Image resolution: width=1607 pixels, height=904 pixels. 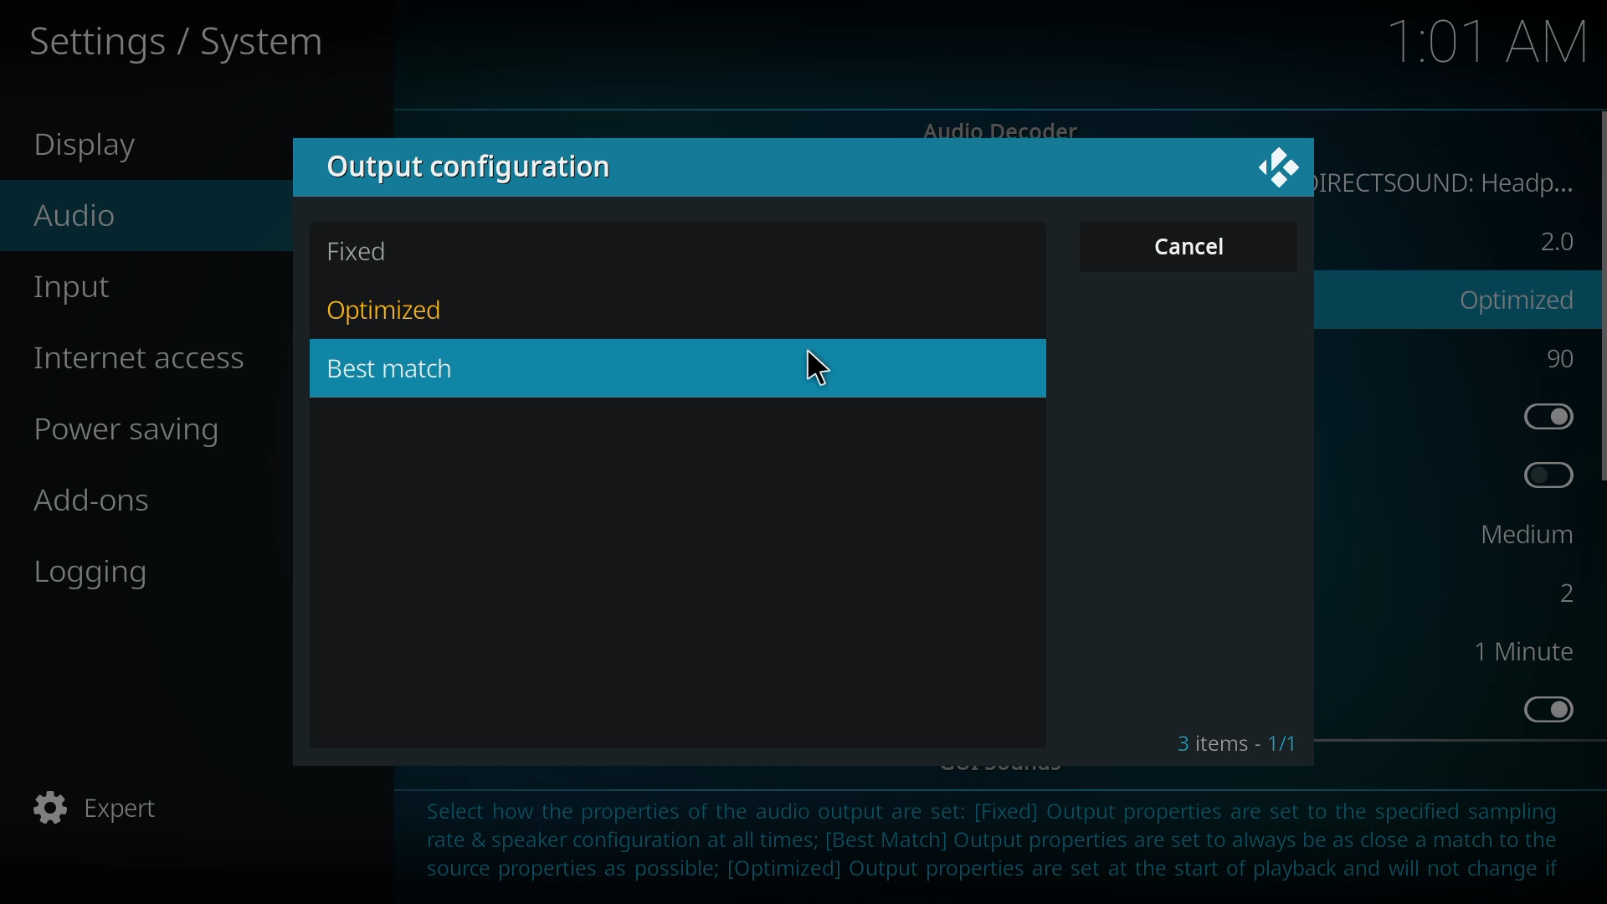 What do you see at coordinates (88, 575) in the screenshot?
I see `logging` at bounding box center [88, 575].